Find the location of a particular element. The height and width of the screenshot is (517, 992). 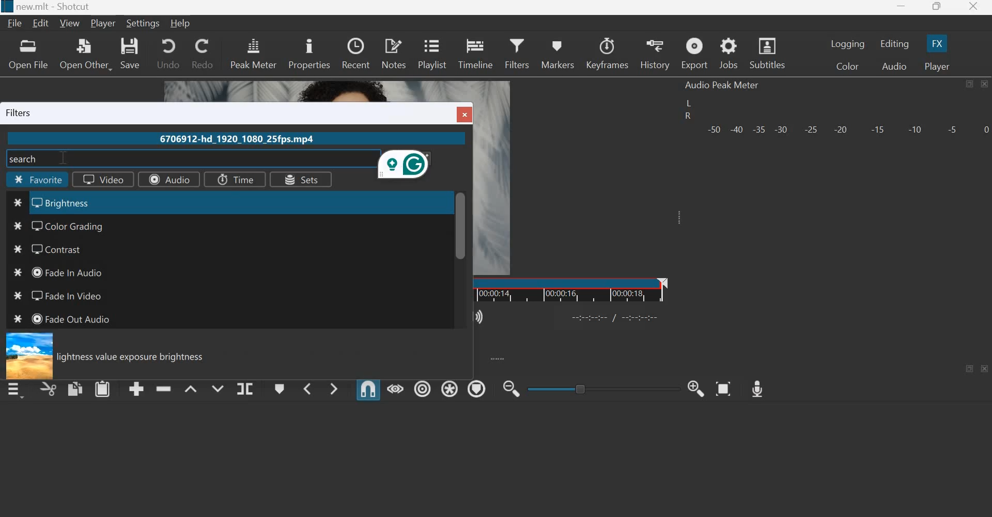

Time is located at coordinates (233, 179).